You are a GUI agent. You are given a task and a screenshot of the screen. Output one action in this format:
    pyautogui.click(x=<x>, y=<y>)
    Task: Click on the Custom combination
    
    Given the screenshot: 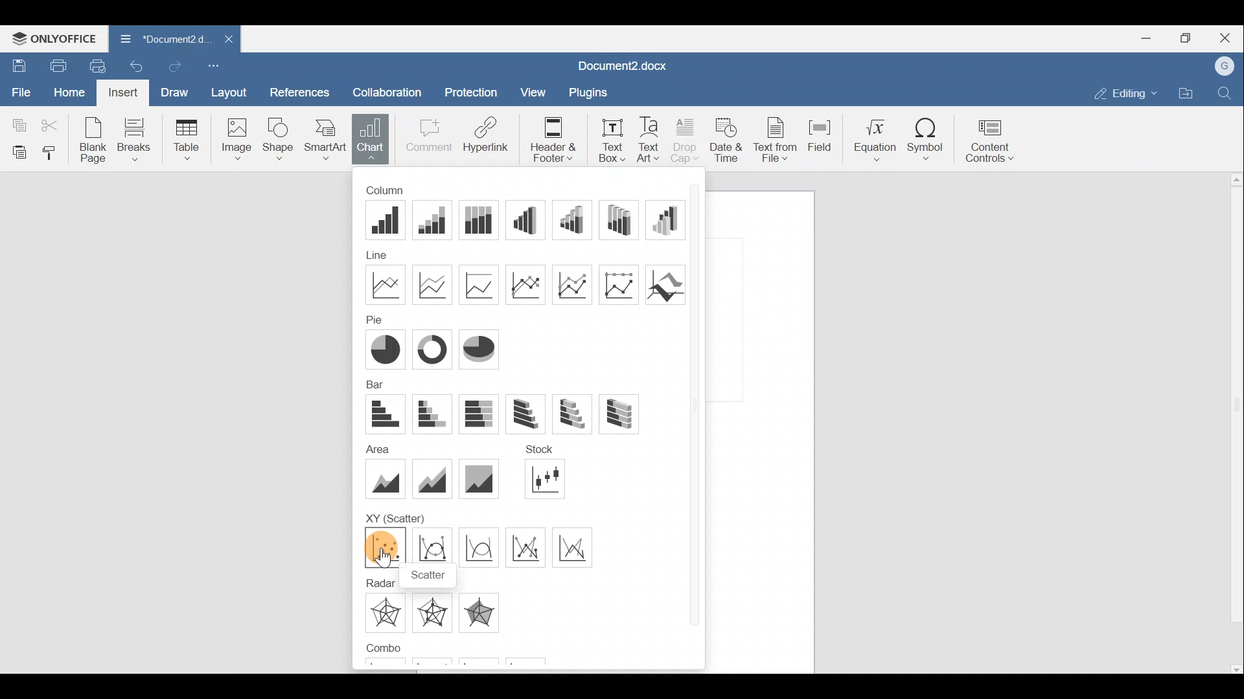 What is the action you would take?
    pyautogui.click(x=542, y=663)
    